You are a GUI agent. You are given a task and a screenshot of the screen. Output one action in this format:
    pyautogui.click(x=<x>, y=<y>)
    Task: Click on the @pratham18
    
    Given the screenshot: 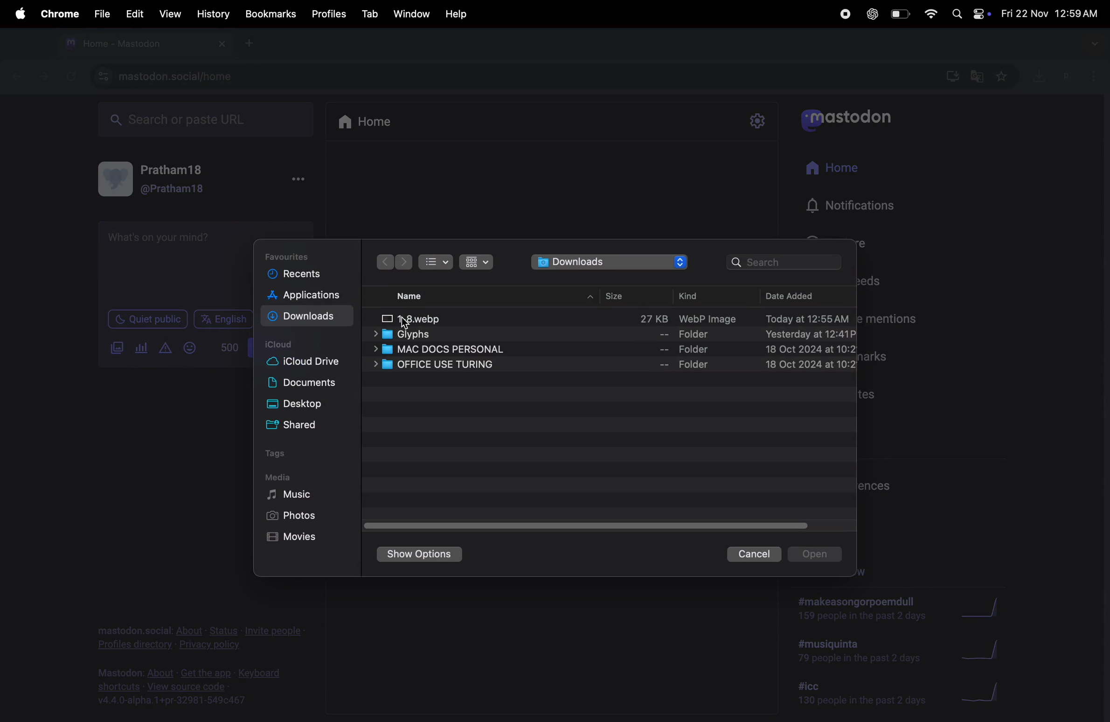 What is the action you would take?
    pyautogui.click(x=177, y=189)
    